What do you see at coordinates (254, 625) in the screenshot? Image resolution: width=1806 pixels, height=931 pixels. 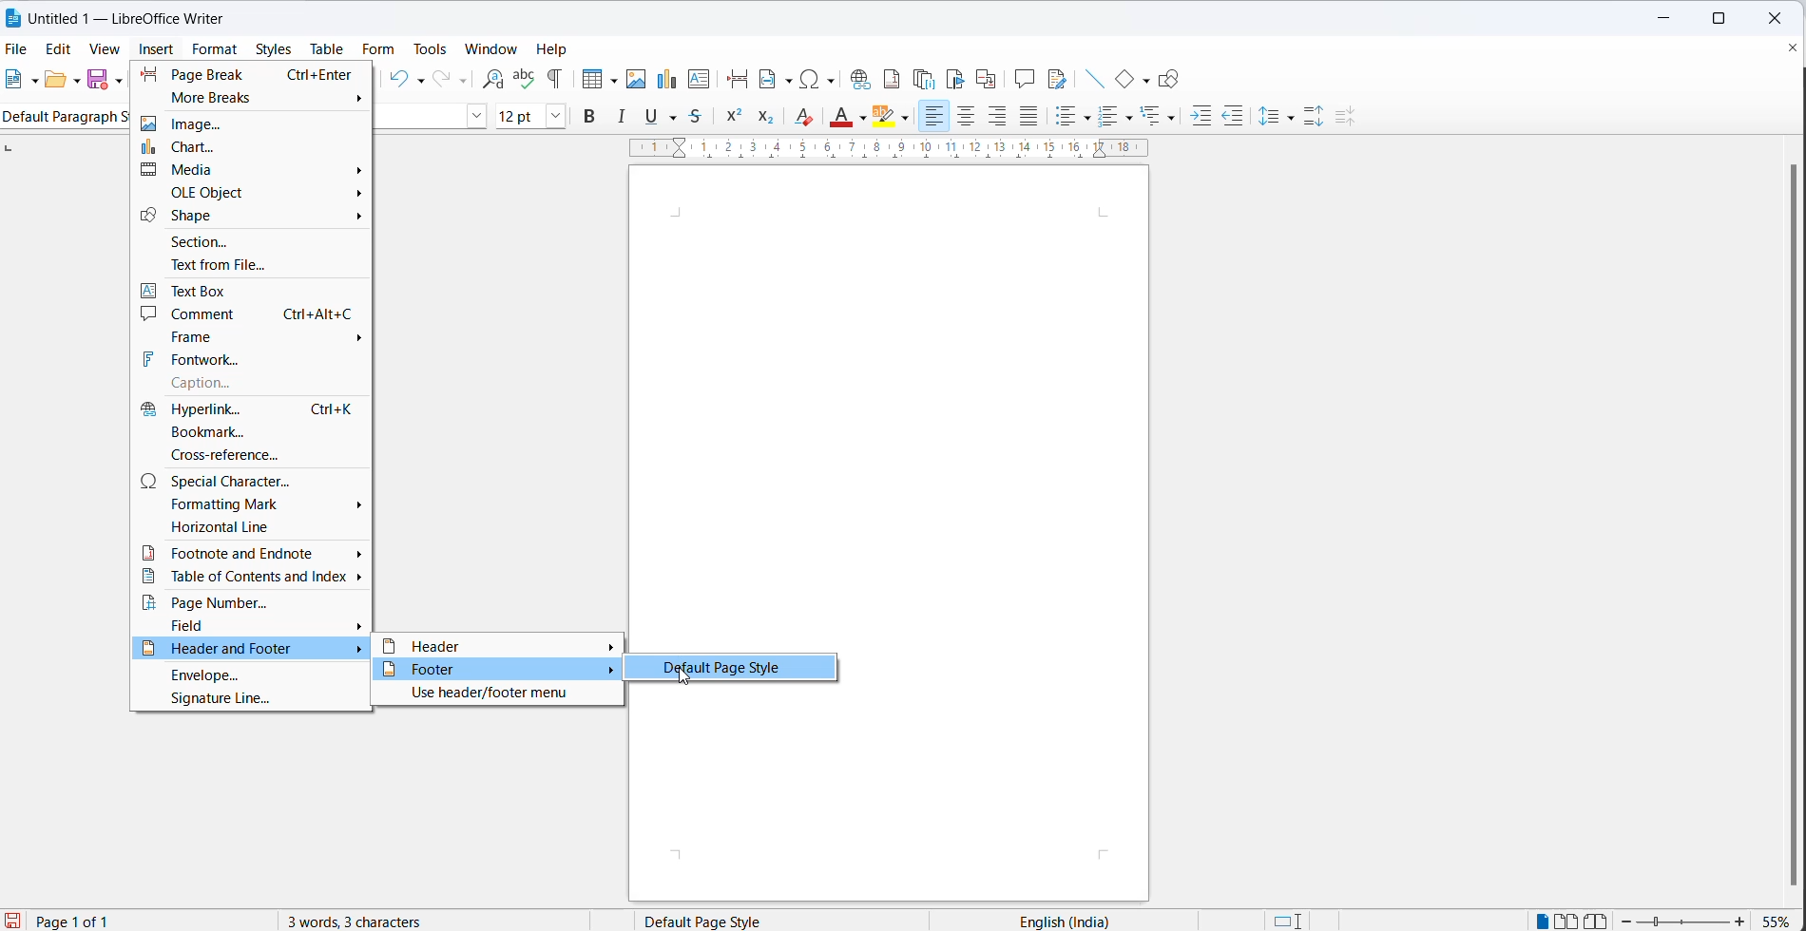 I see `field` at bounding box center [254, 625].